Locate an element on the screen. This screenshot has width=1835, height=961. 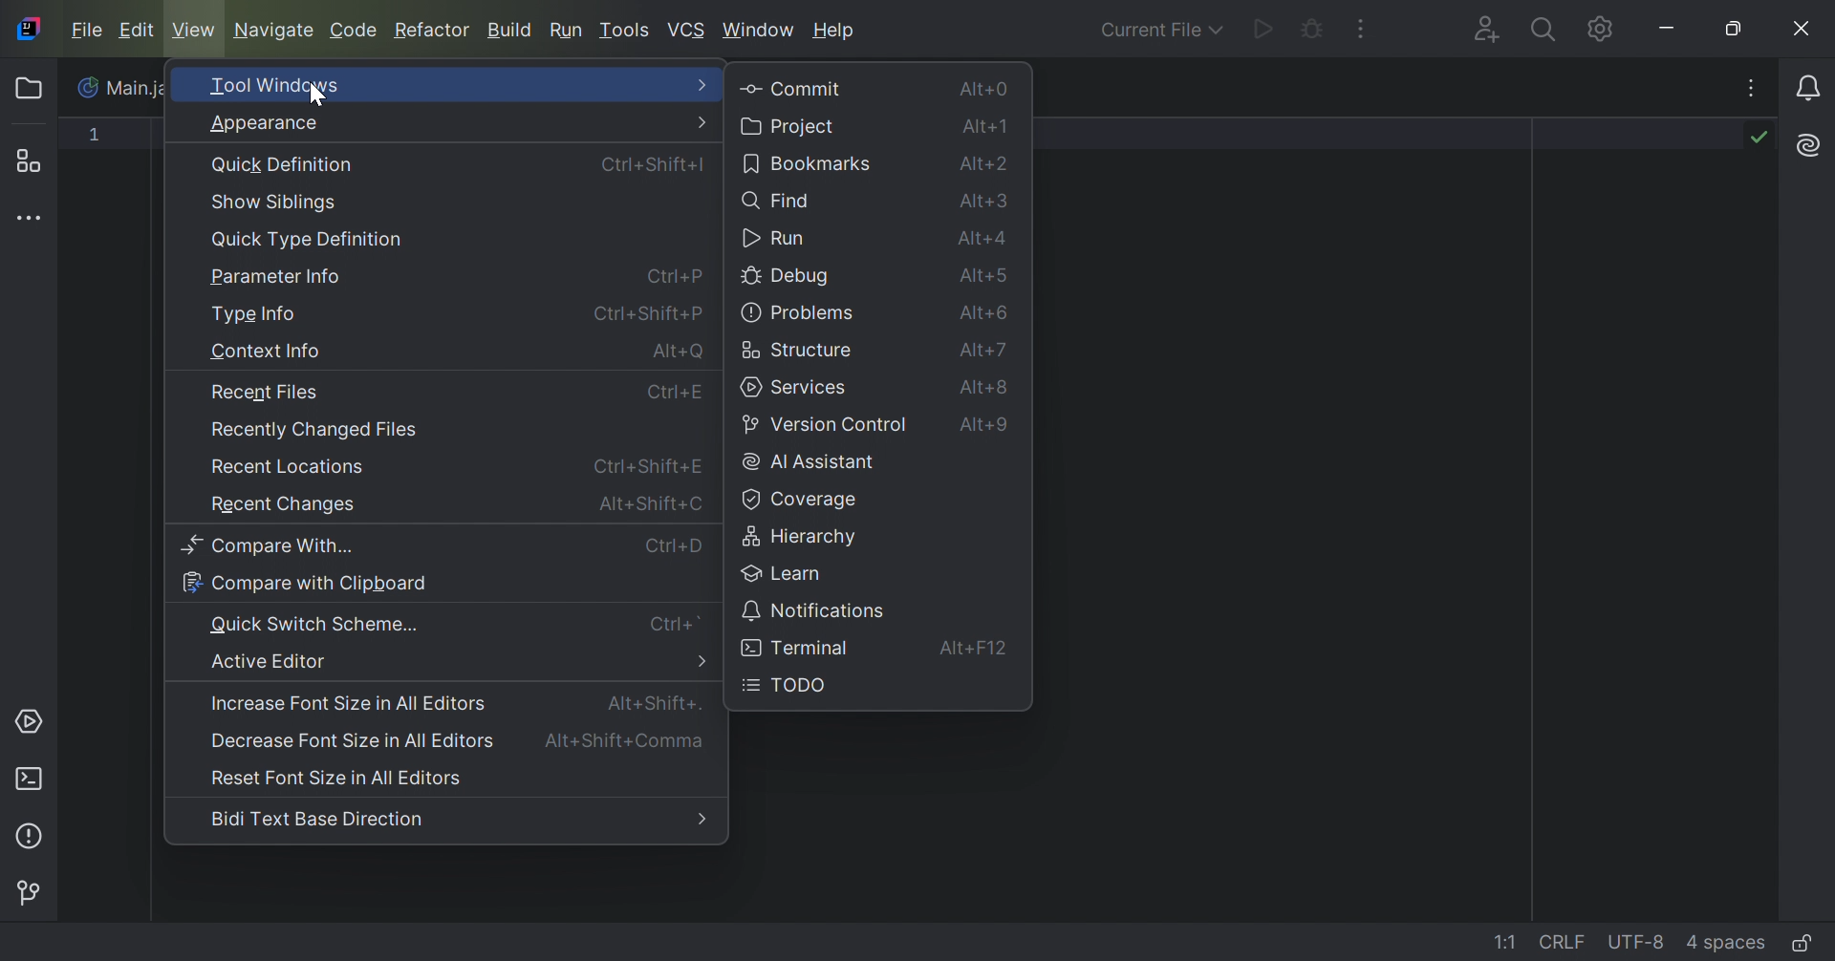
Notifications is located at coordinates (1812, 87).